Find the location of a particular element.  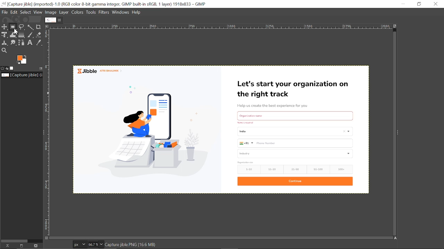

horizontal scroll bar is located at coordinates (222, 237).